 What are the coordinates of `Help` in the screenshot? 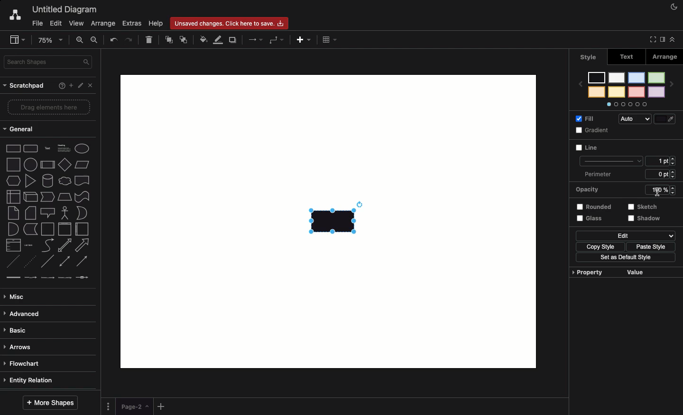 It's located at (157, 24).